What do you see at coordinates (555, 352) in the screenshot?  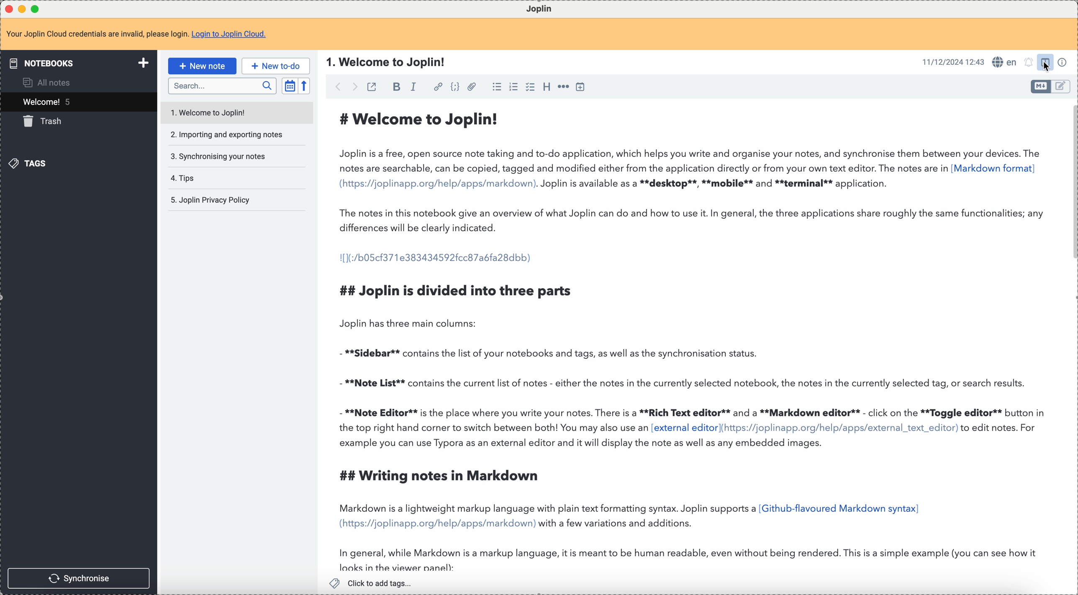 I see `- **Sidebar** contains the list of your notebooks and tags, as well as the synchronisation status.` at bounding box center [555, 352].